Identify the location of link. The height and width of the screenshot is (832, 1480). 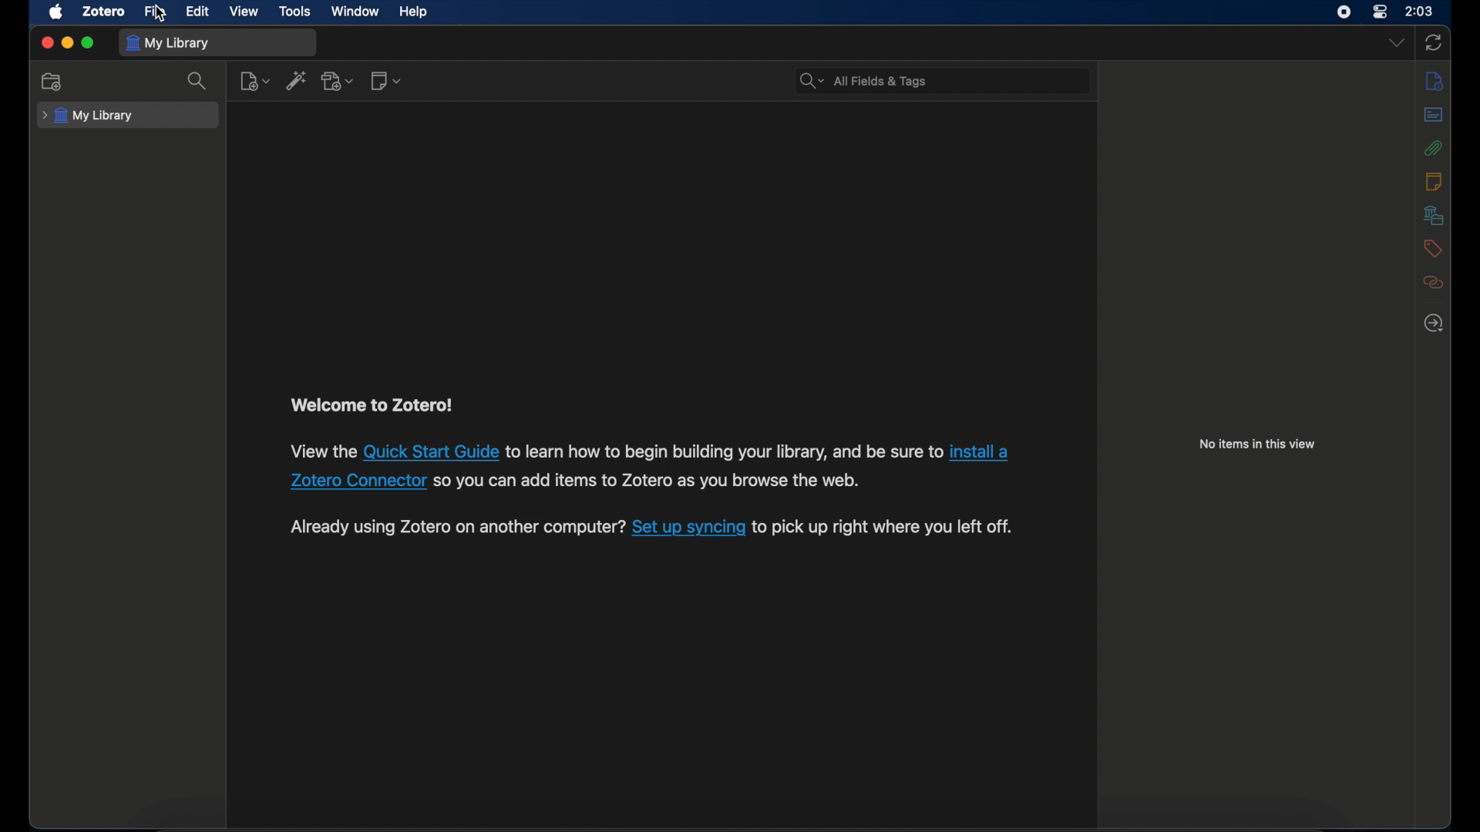
(431, 453).